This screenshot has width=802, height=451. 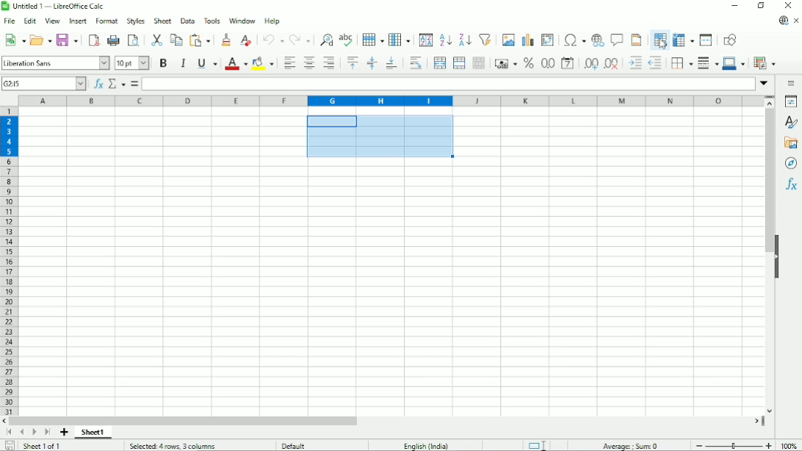 I want to click on Bold, so click(x=162, y=64).